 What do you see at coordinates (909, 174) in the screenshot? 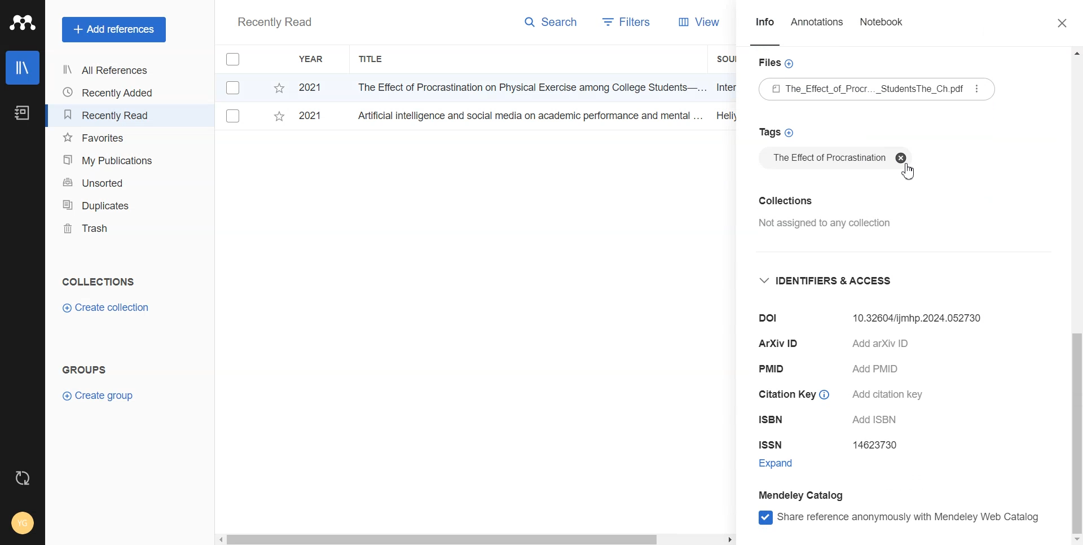
I see `Cursor` at bounding box center [909, 174].